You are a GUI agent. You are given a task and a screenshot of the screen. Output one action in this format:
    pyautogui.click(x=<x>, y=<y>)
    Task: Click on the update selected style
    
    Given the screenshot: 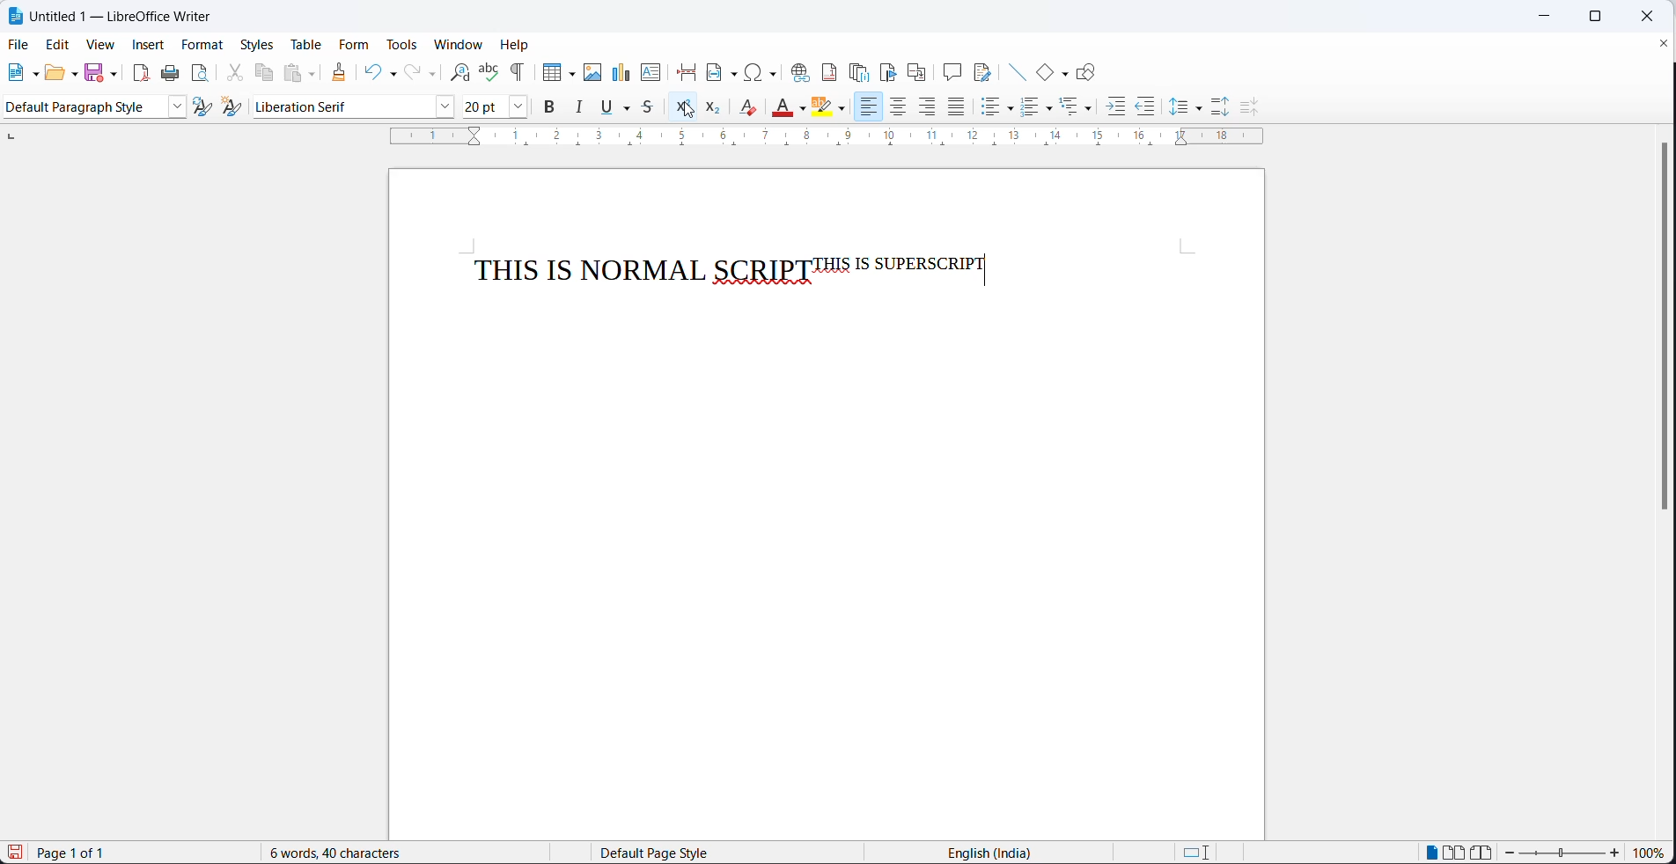 What is the action you would take?
    pyautogui.click(x=207, y=106)
    